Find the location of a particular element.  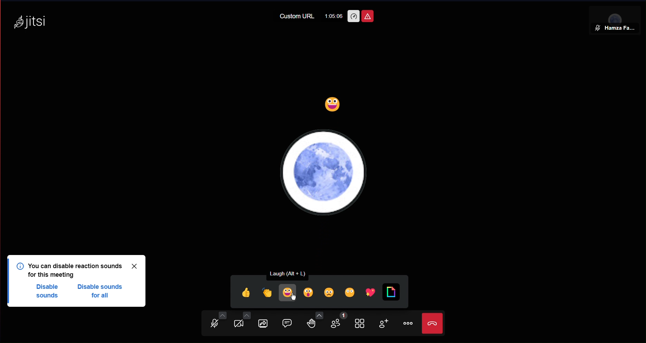

Share Screen is located at coordinates (267, 324).